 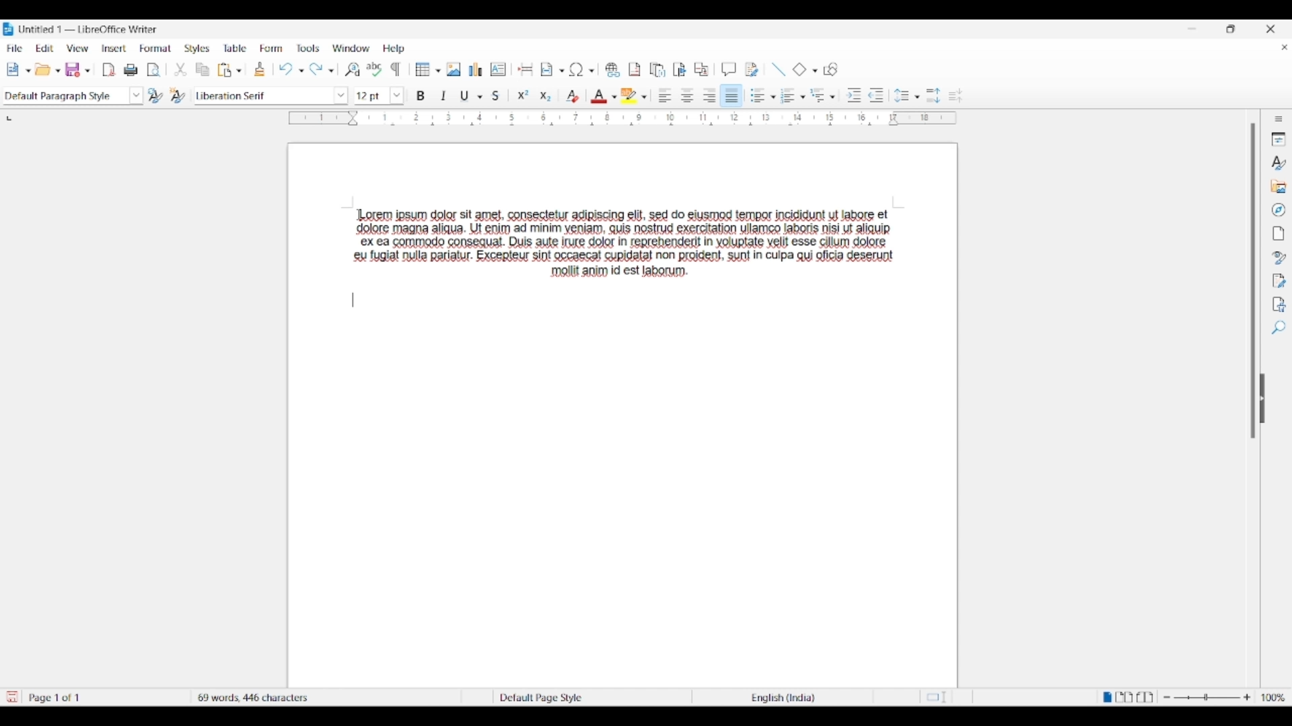 I want to click on Vertical slide bar, so click(x=1253, y=281).